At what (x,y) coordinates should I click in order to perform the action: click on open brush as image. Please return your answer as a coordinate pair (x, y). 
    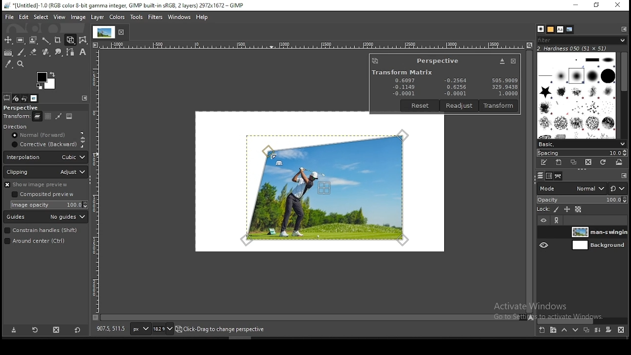
    Looking at the image, I should click on (619, 162).